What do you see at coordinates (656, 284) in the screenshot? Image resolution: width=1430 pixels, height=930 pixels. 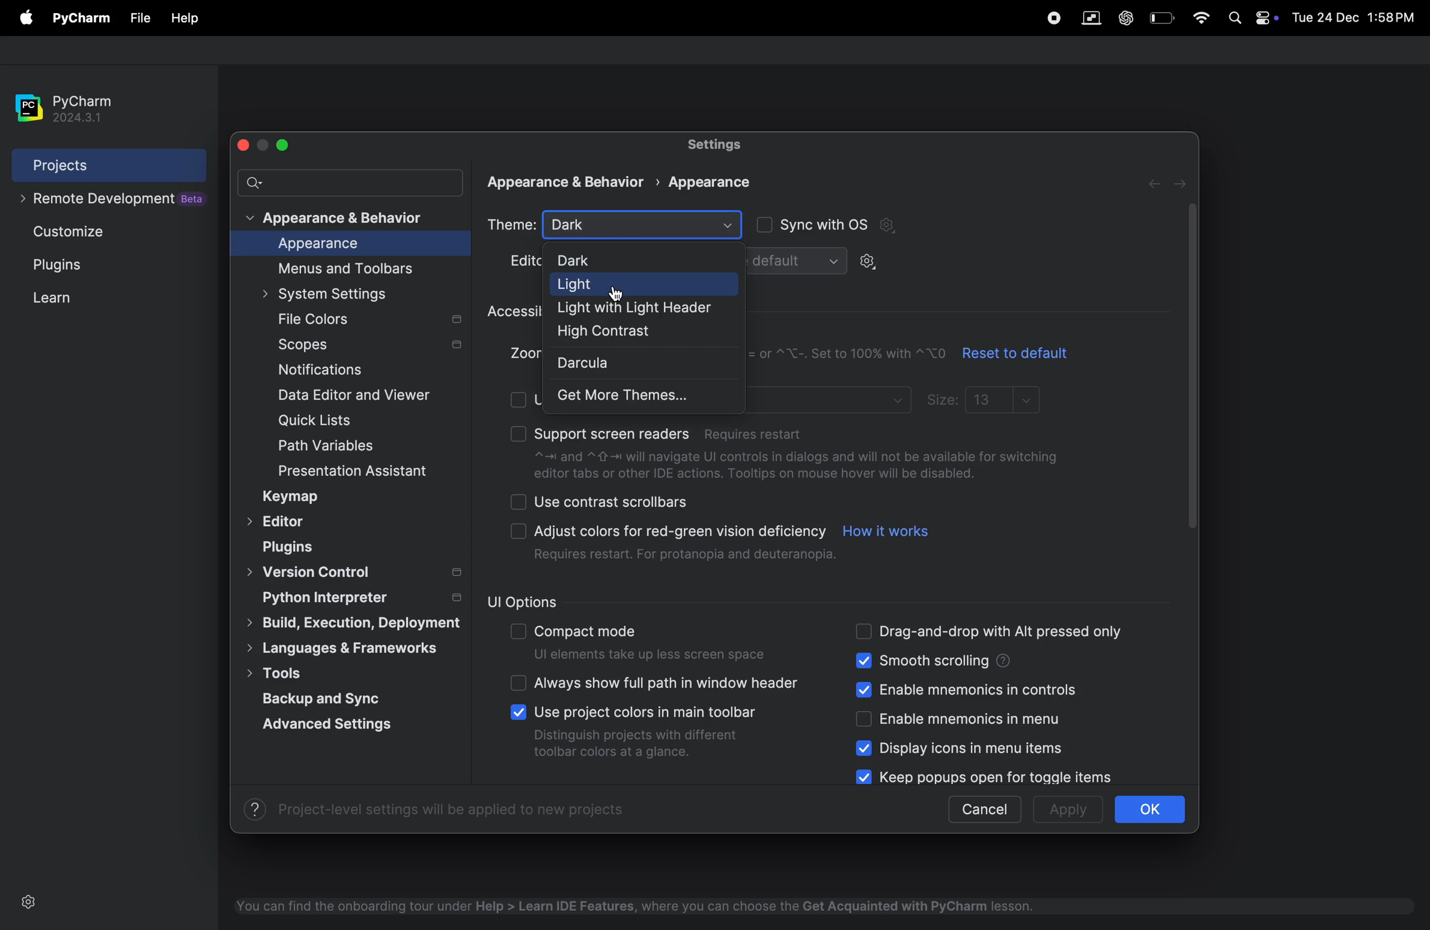 I see `light` at bounding box center [656, 284].